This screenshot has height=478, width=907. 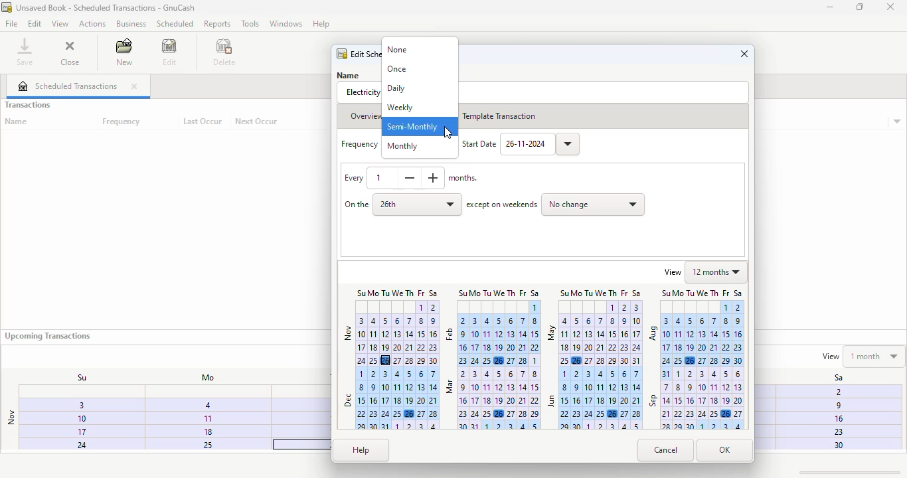 What do you see at coordinates (835, 407) in the screenshot?
I see `9` at bounding box center [835, 407].